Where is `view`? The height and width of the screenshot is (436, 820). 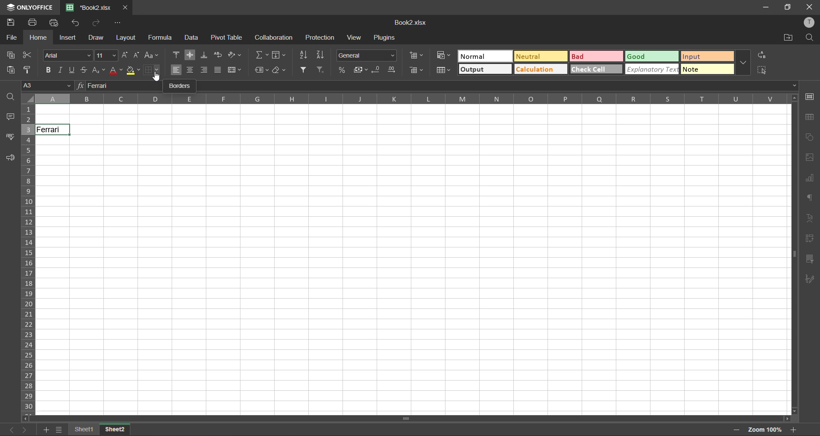
view is located at coordinates (356, 37).